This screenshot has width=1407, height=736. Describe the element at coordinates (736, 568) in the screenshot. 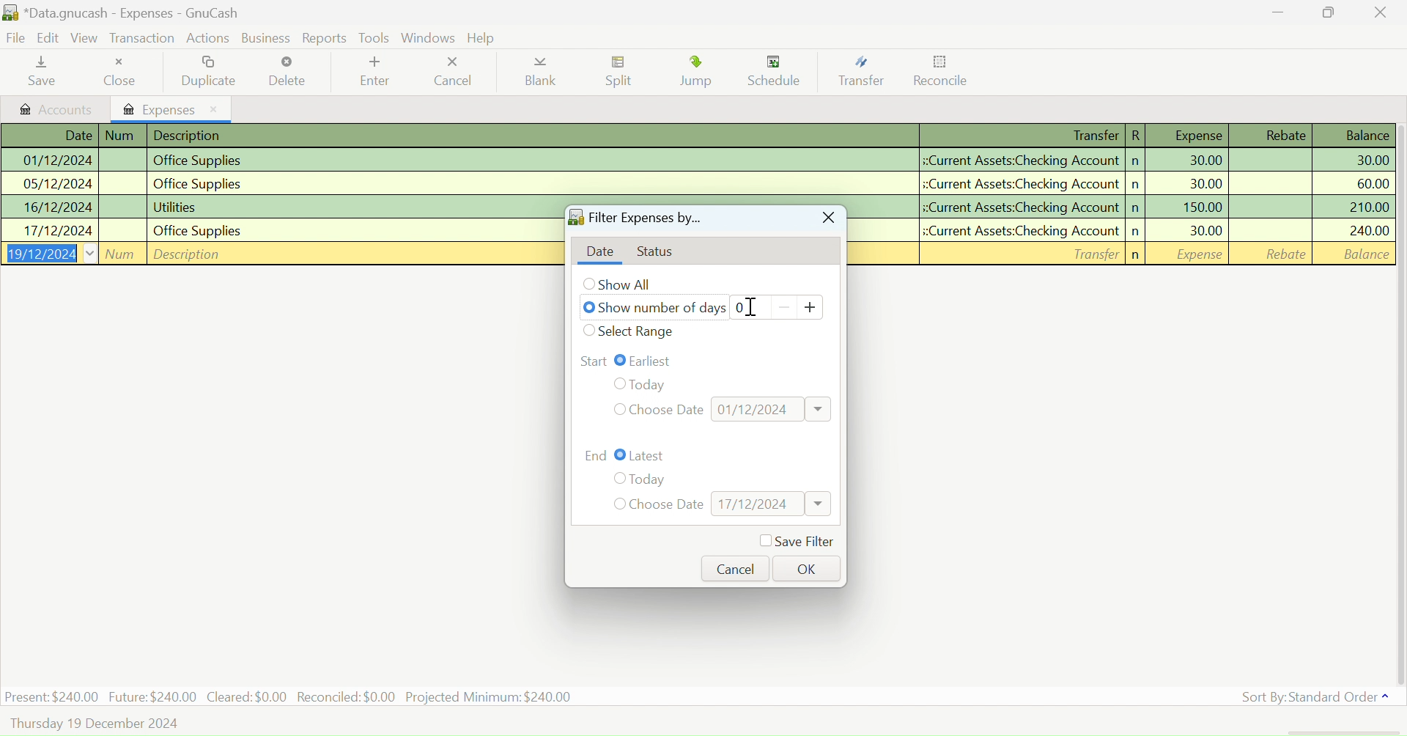

I see `Cancel` at that location.